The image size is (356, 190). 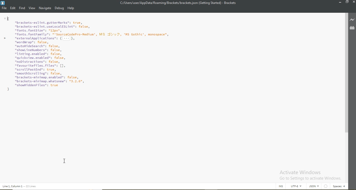 I want to click on cursor, so click(x=64, y=160).